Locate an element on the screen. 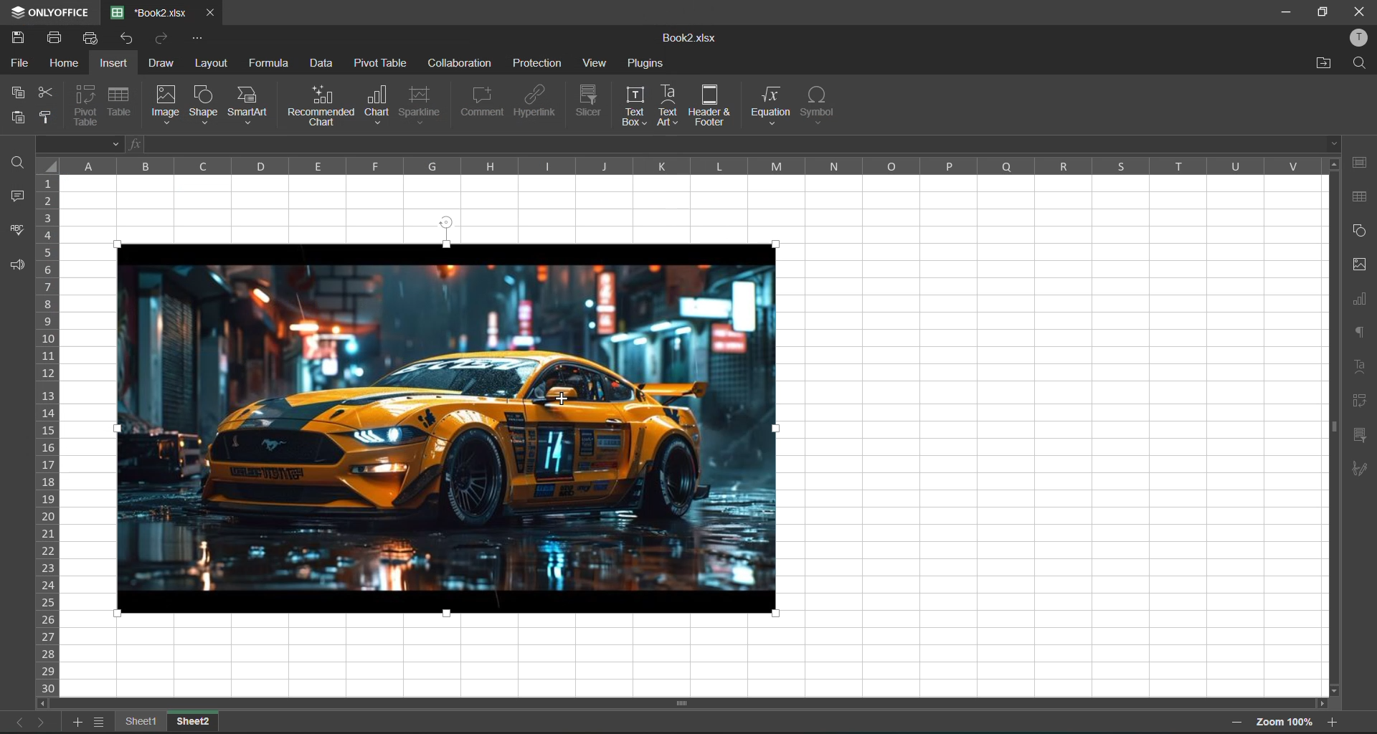  home is located at coordinates (68, 64).